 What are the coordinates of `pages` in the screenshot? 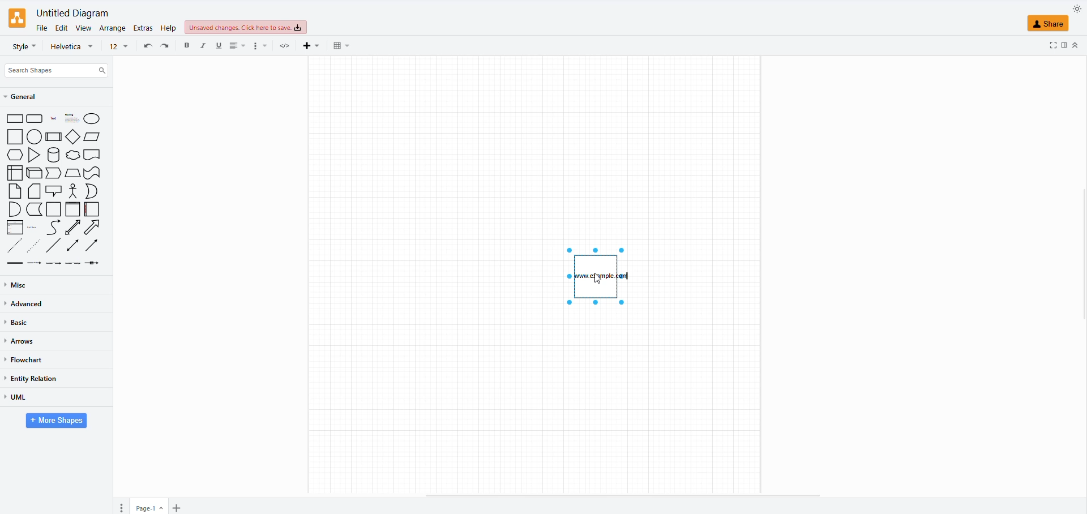 It's located at (123, 507).